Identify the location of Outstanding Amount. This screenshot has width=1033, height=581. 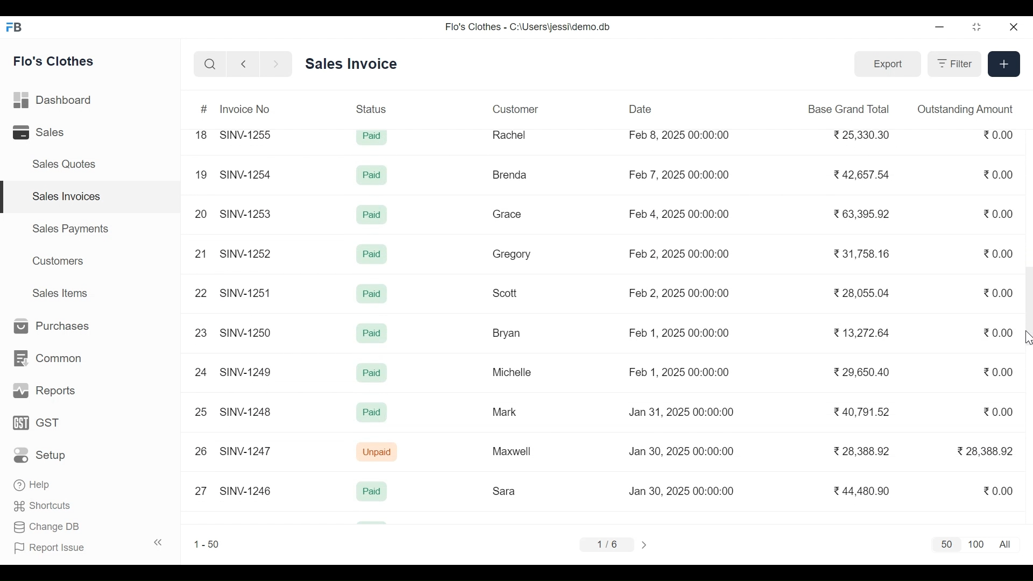
(965, 109).